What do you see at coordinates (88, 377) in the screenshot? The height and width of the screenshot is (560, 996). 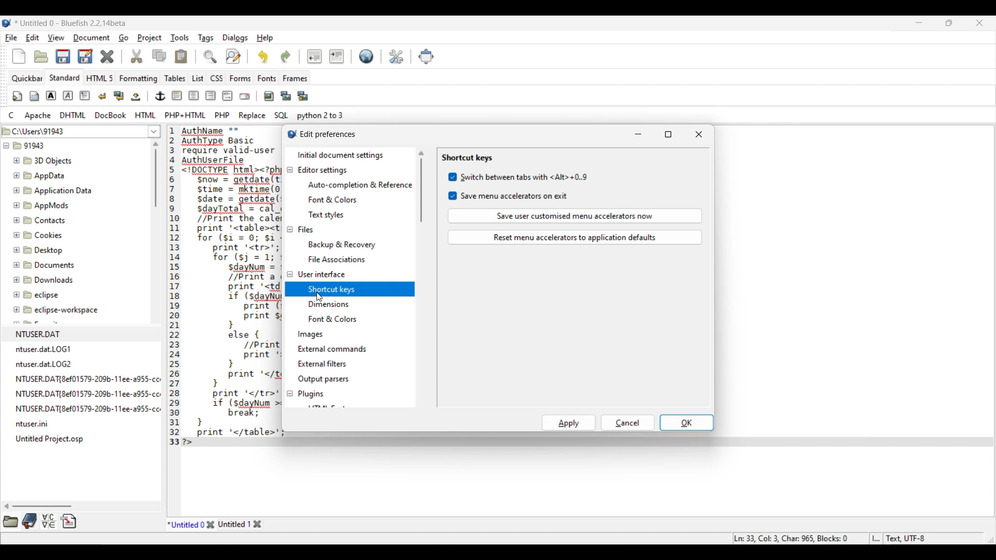 I see `NTUSER.DAT{8ef01579-209b-11ee-2955-cc+` at bounding box center [88, 377].